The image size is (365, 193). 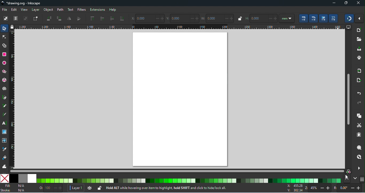 I want to click on height, so click(x=261, y=18).